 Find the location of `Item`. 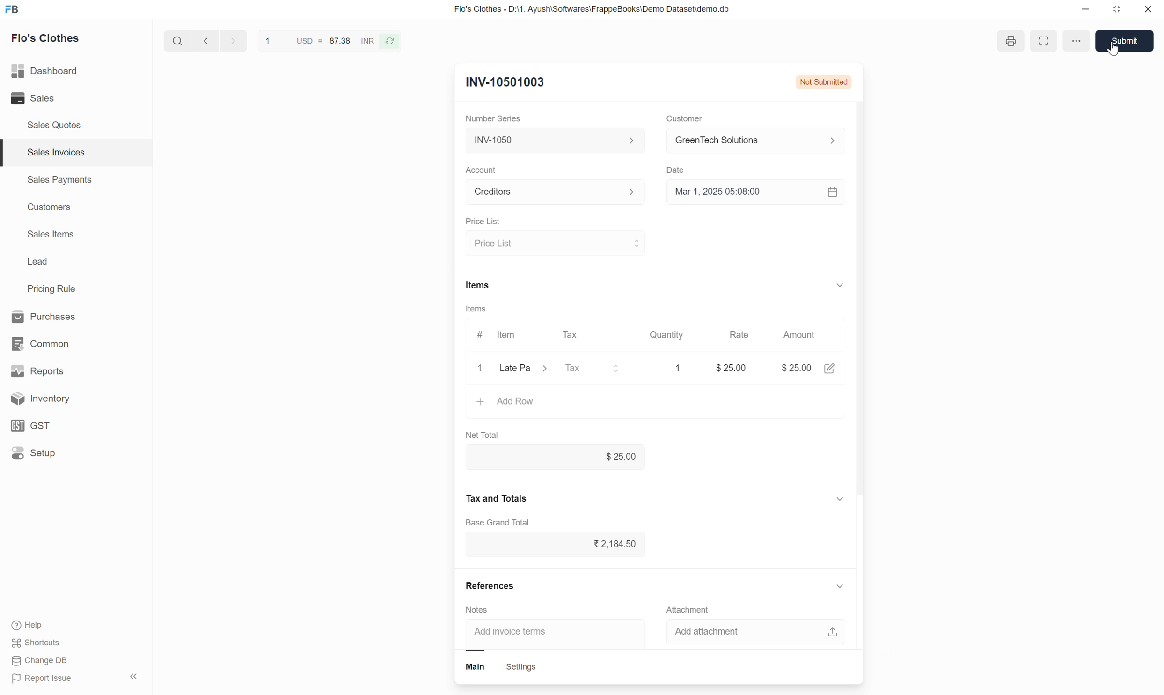

Item is located at coordinates (507, 335).